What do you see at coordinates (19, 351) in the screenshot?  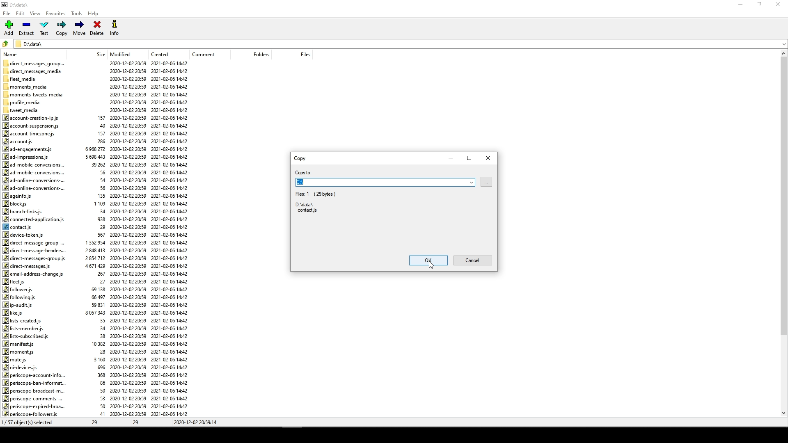 I see `moment.js` at bounding box center [19, 351].